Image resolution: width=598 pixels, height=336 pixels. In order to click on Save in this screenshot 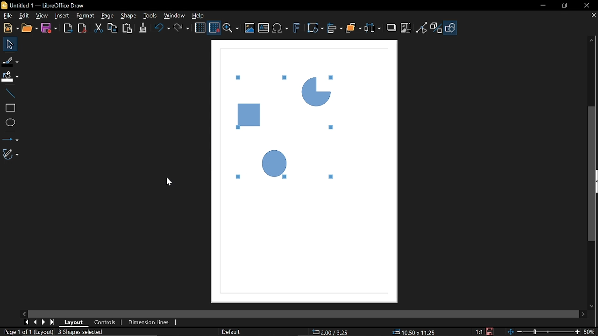, I will do `click(489, 331)`.